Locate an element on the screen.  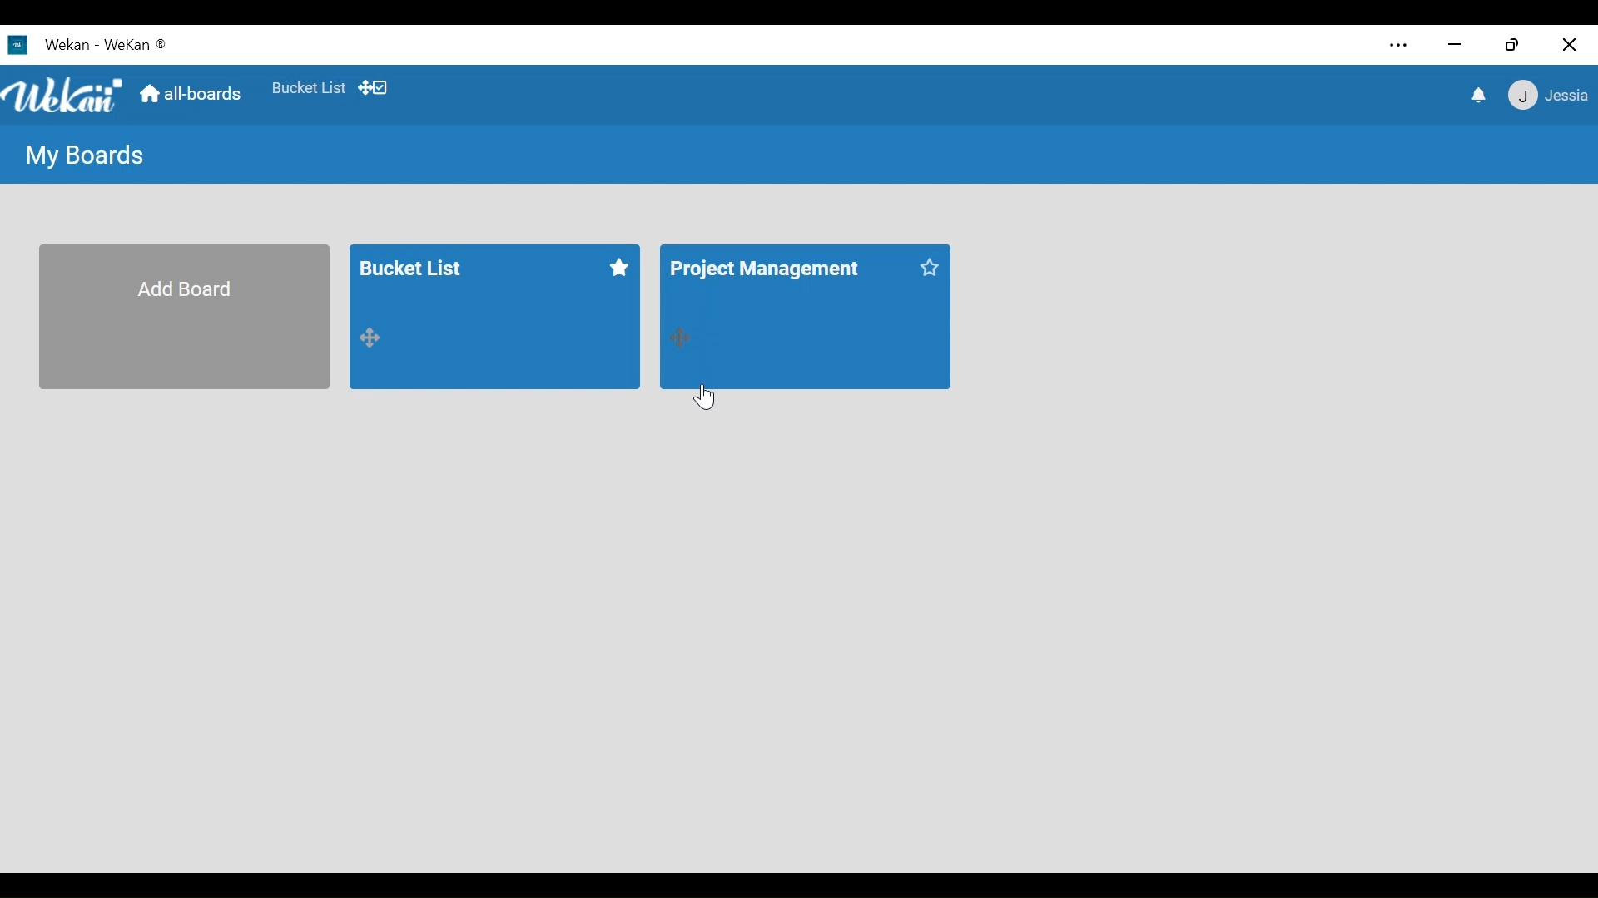
Favorite is located at coordinates (307, 88).